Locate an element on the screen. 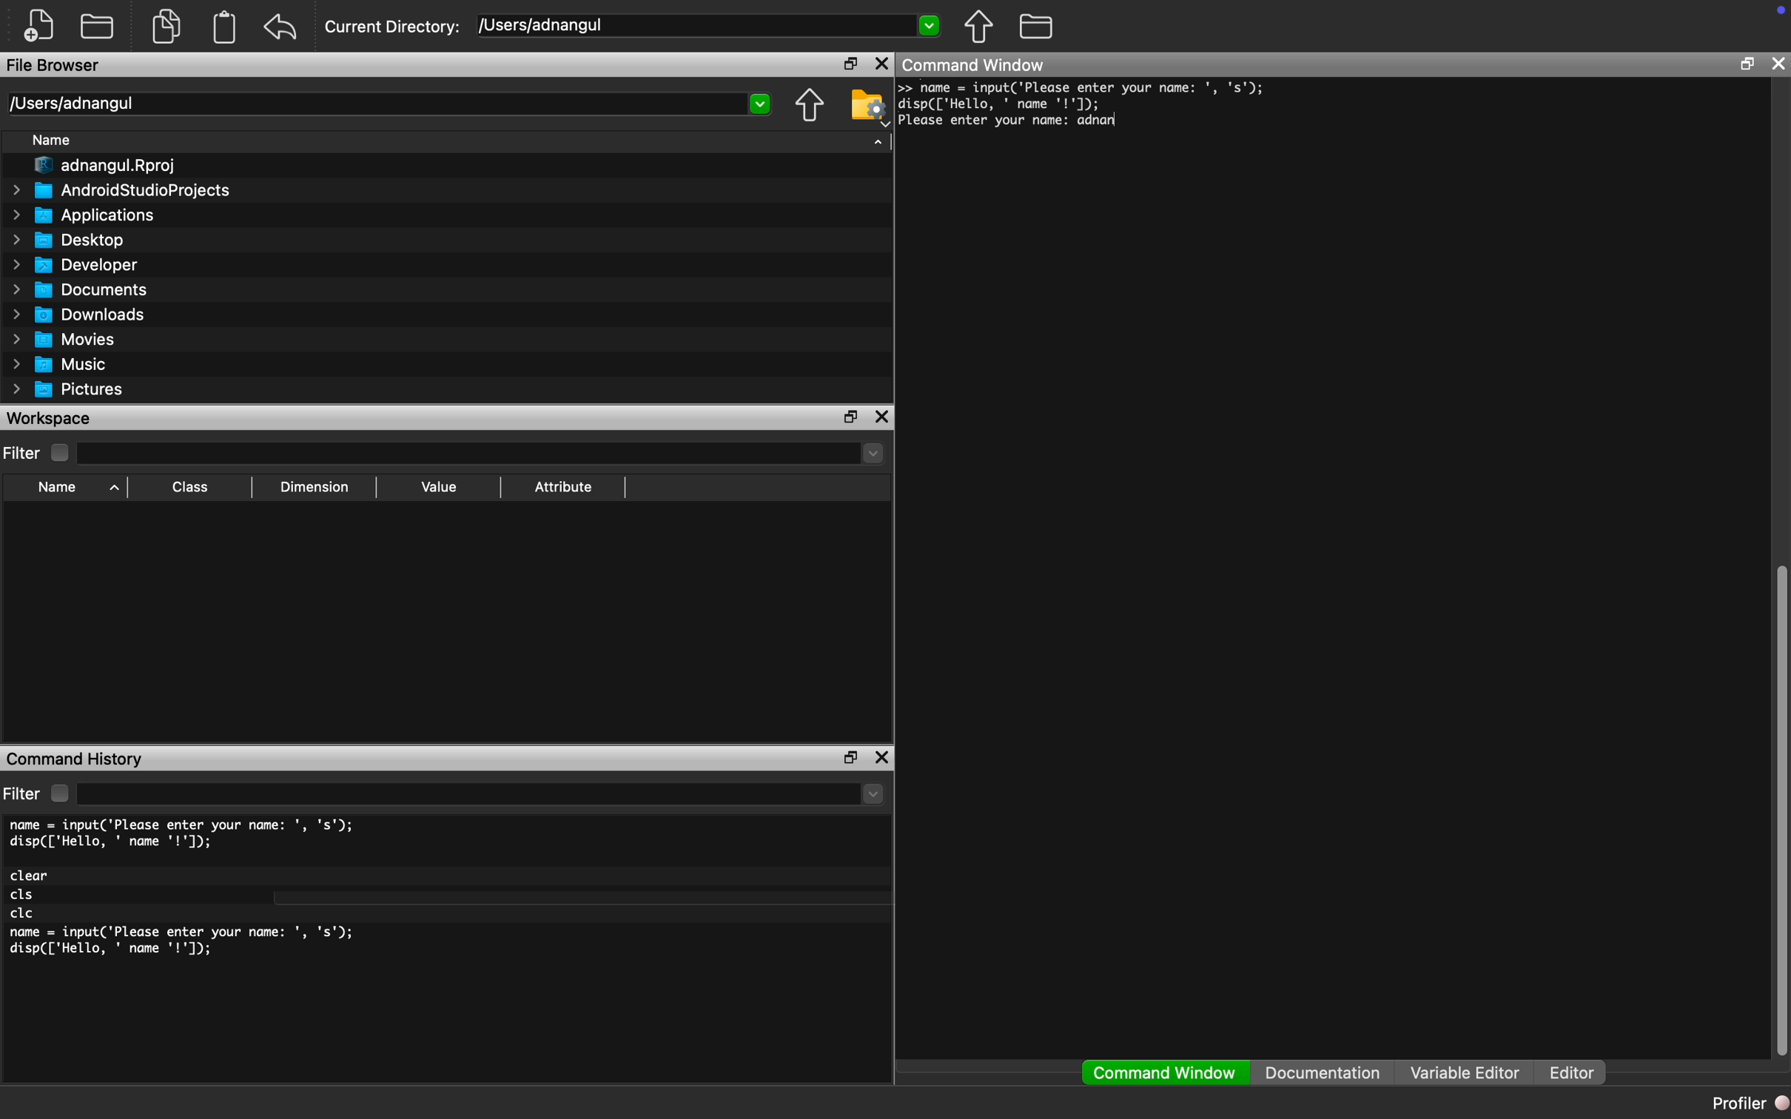  Class is located at coordinates (187, 487).